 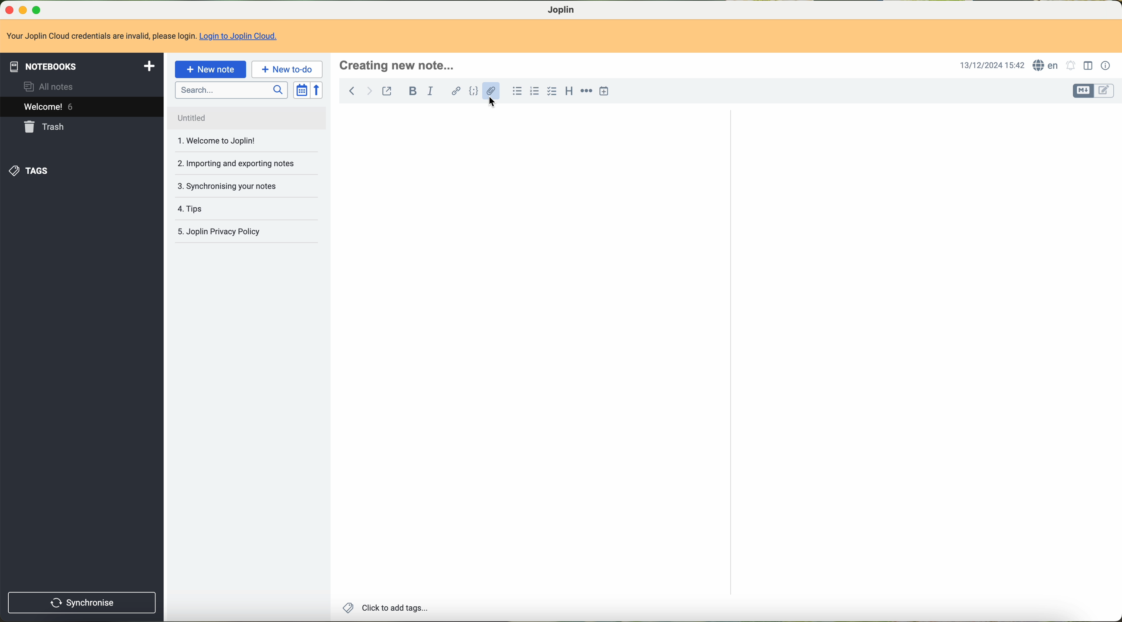 I want to click on toggle external editing, so click(x=387, y=92).